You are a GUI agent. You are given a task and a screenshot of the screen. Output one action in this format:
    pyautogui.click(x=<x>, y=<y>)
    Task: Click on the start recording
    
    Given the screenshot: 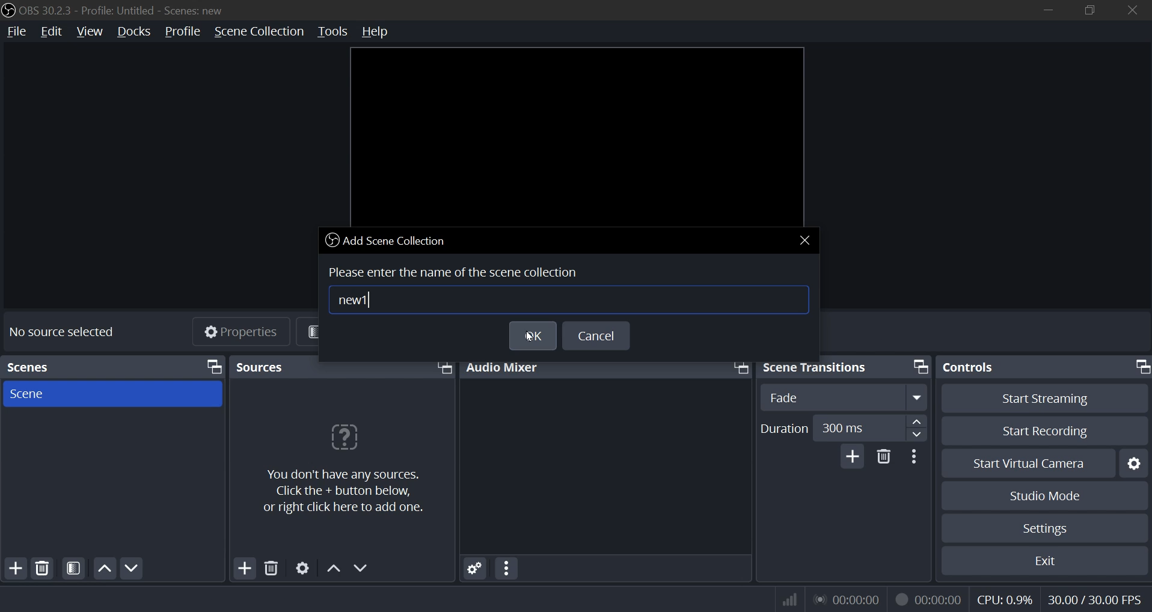 What is the action you would take?
    pyautogui.click(x=1046, y=430)
    